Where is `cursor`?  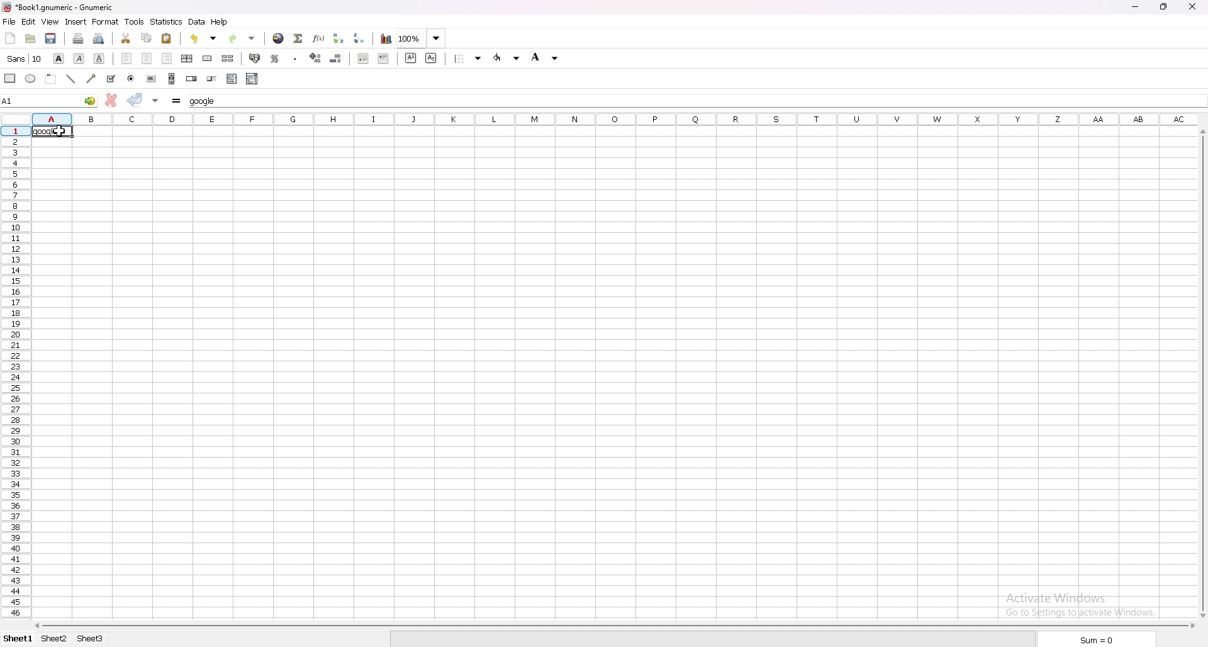
cursor is located at coordinates (63, 137).